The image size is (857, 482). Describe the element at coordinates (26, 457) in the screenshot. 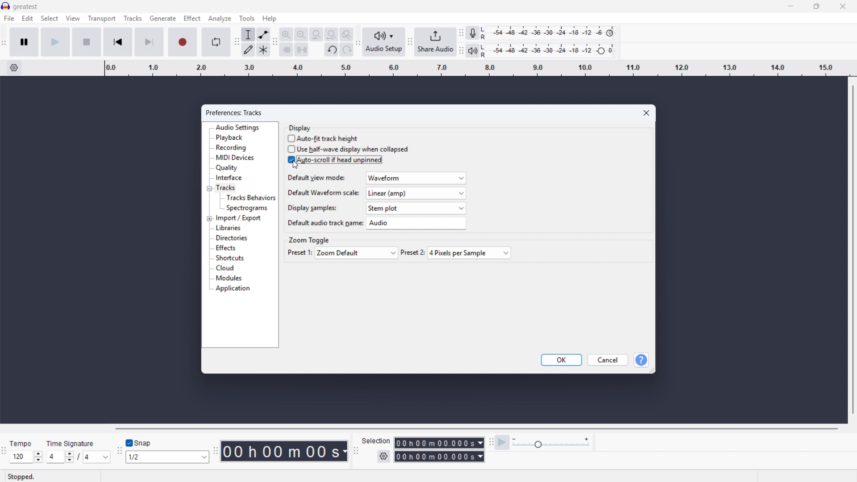

I see `Set tempo ` at that location.